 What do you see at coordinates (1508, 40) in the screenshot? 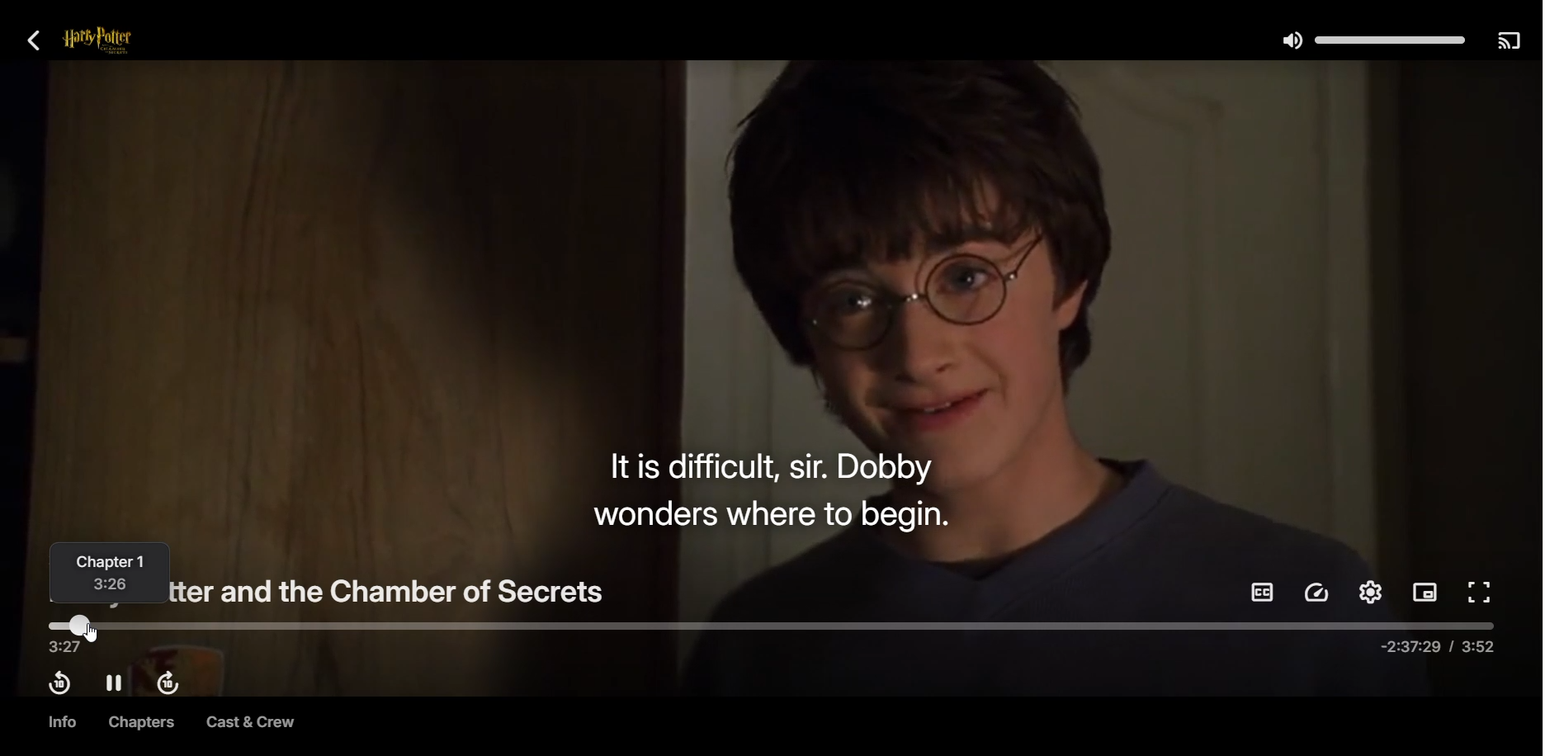
I see `Play on another device` at bounding box center [1508, 40].